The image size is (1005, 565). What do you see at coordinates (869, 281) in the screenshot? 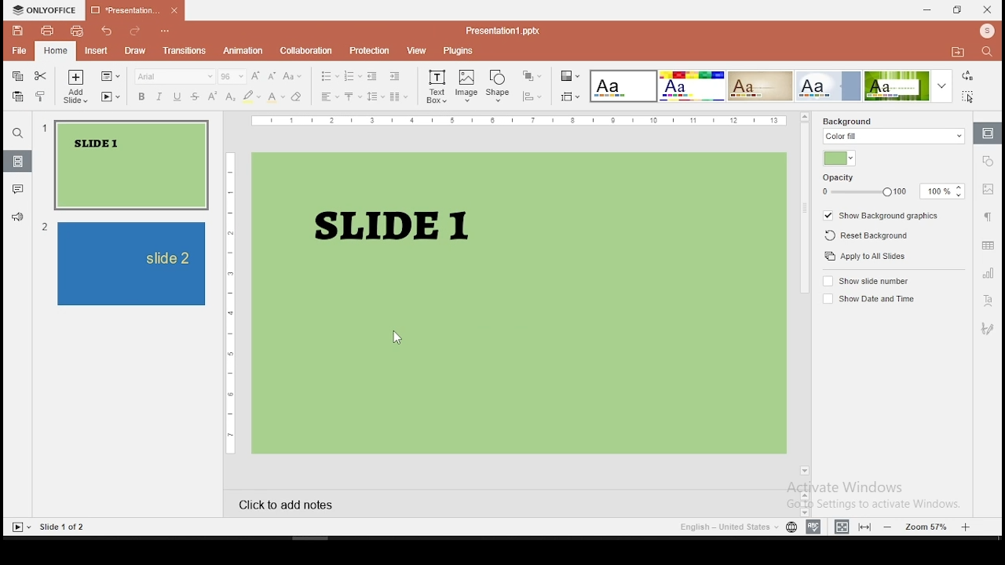
I see `show slide number` at bounding box center [869, 281].